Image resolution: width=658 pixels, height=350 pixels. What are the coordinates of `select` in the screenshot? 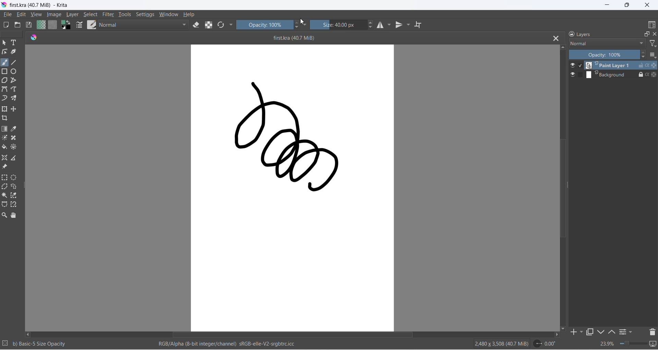 It's located at (91, 14).